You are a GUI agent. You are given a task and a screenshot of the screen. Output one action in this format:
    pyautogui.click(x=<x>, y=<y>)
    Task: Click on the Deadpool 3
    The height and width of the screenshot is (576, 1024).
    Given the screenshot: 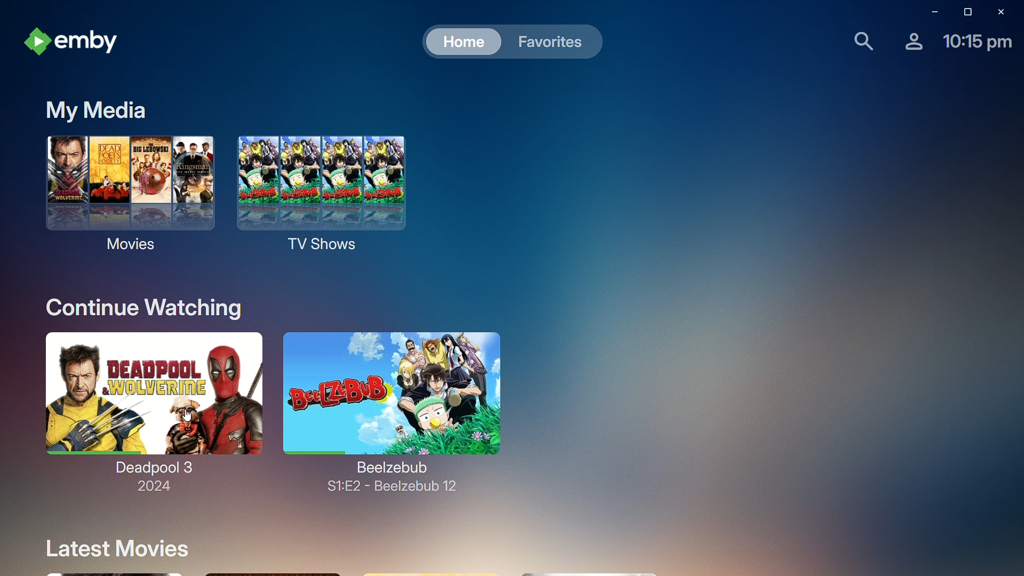 What is the action you would take?
    pyautogui.click(x=146, y=402)
    